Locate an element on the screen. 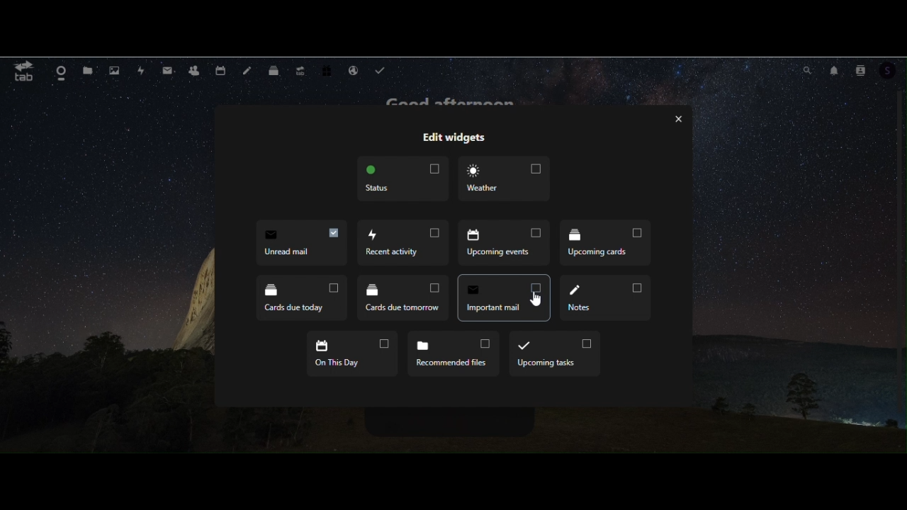 Image resolution: width=907 pixels, height=510 pixels. Weather is located at coordinates (506, 180).